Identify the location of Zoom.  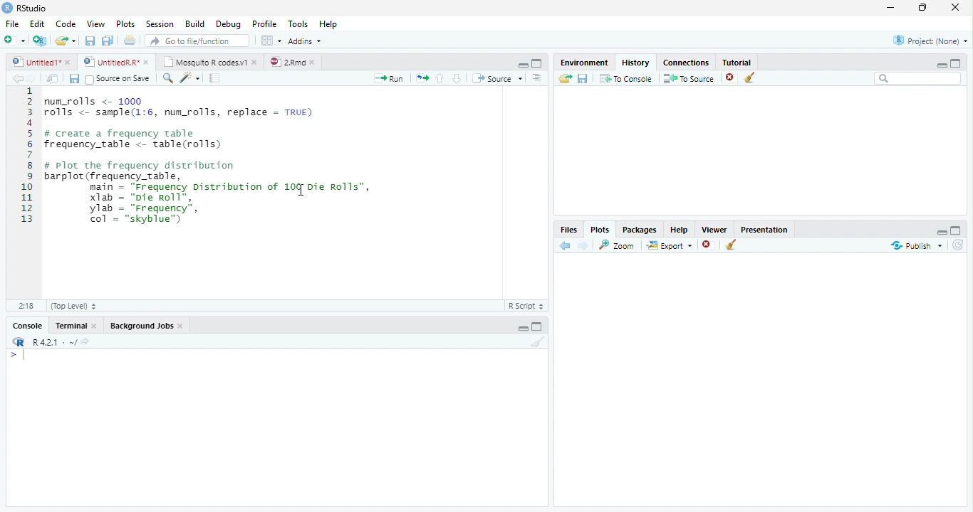
(618, 245).